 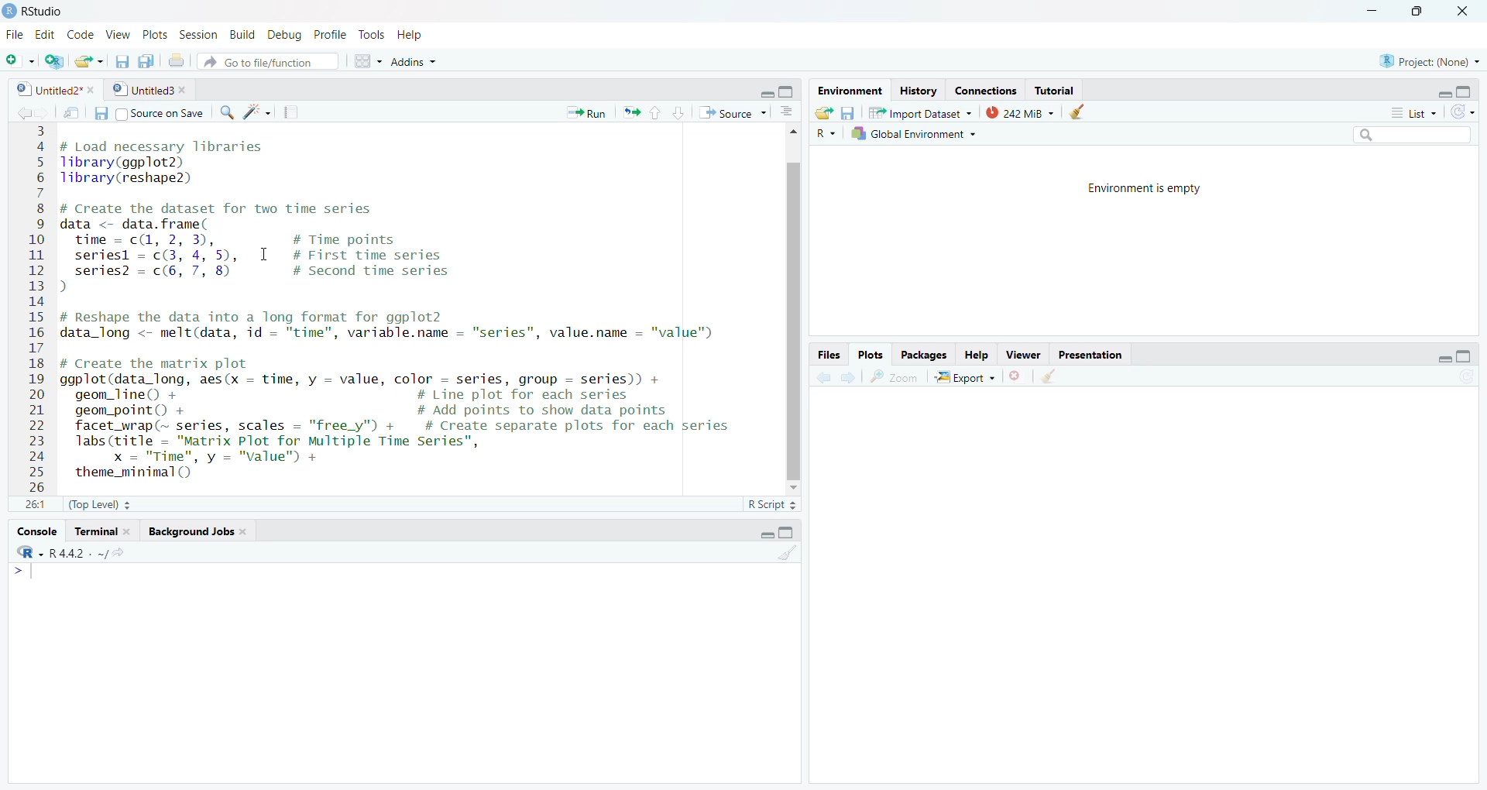 I want to click on List, so click(x=1416, y=113).